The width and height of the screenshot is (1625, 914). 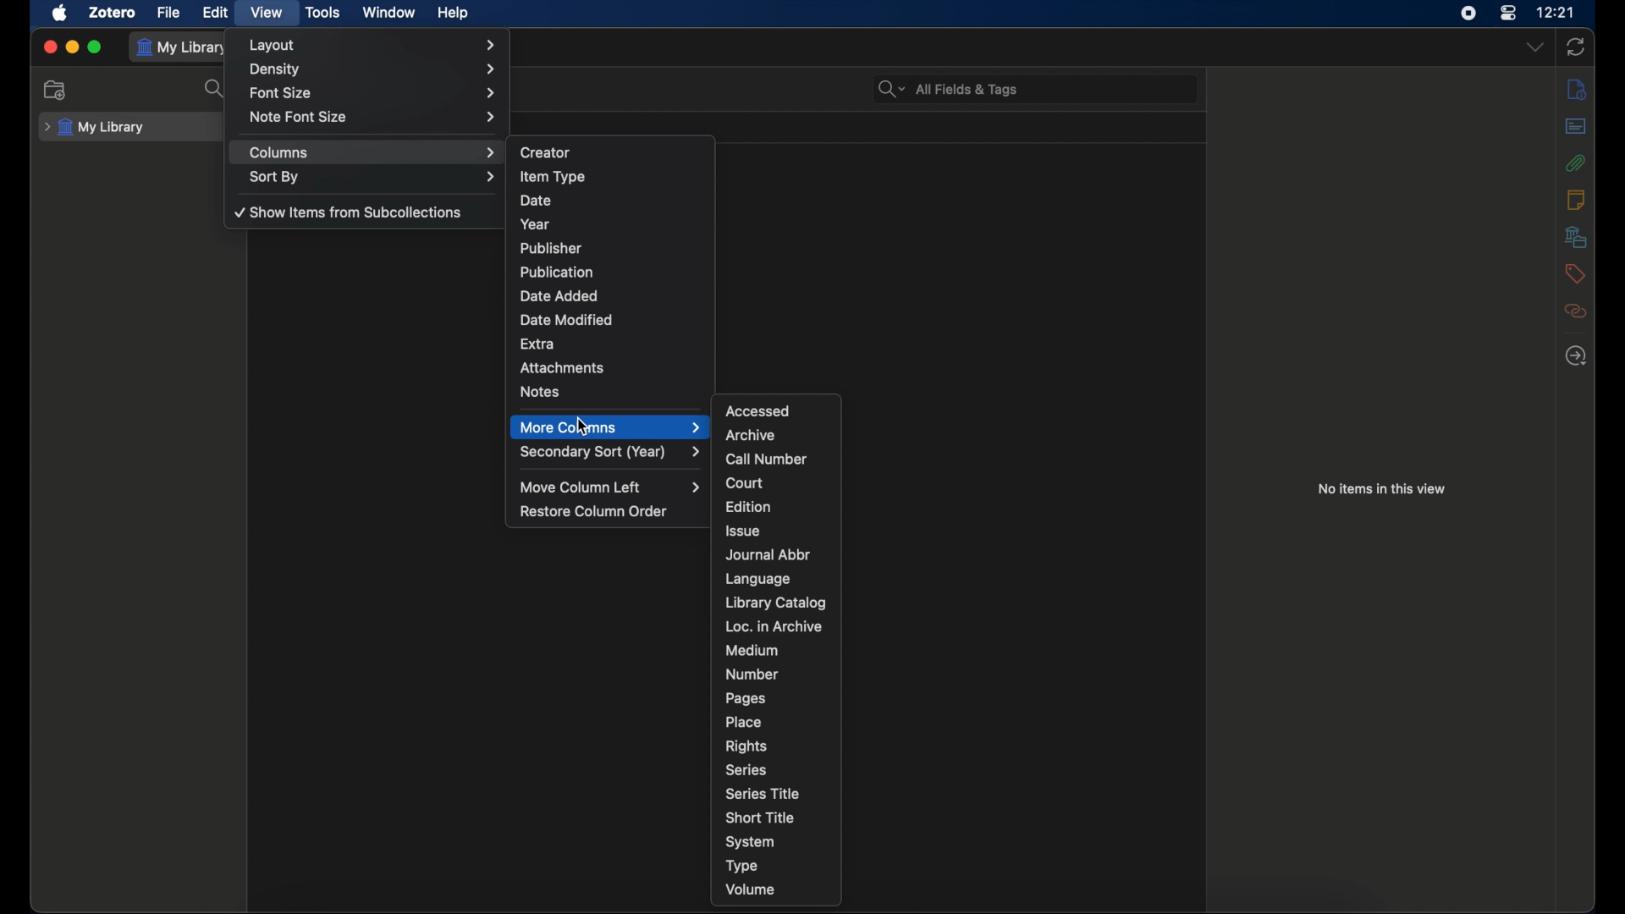 What do you see at coordinates (96, 47) in the screenshot?
I see `maximize` at bounding box center [96, 47].